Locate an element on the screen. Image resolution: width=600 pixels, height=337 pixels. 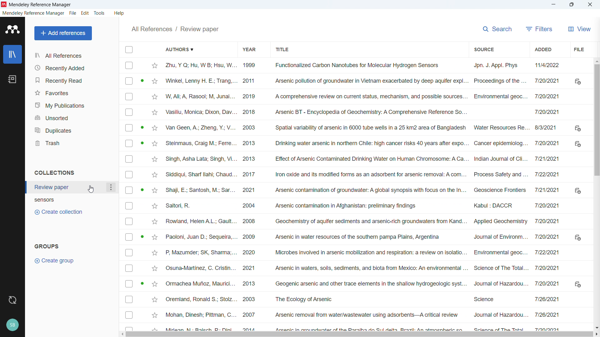
tools  is located at coordinates (100, 13).